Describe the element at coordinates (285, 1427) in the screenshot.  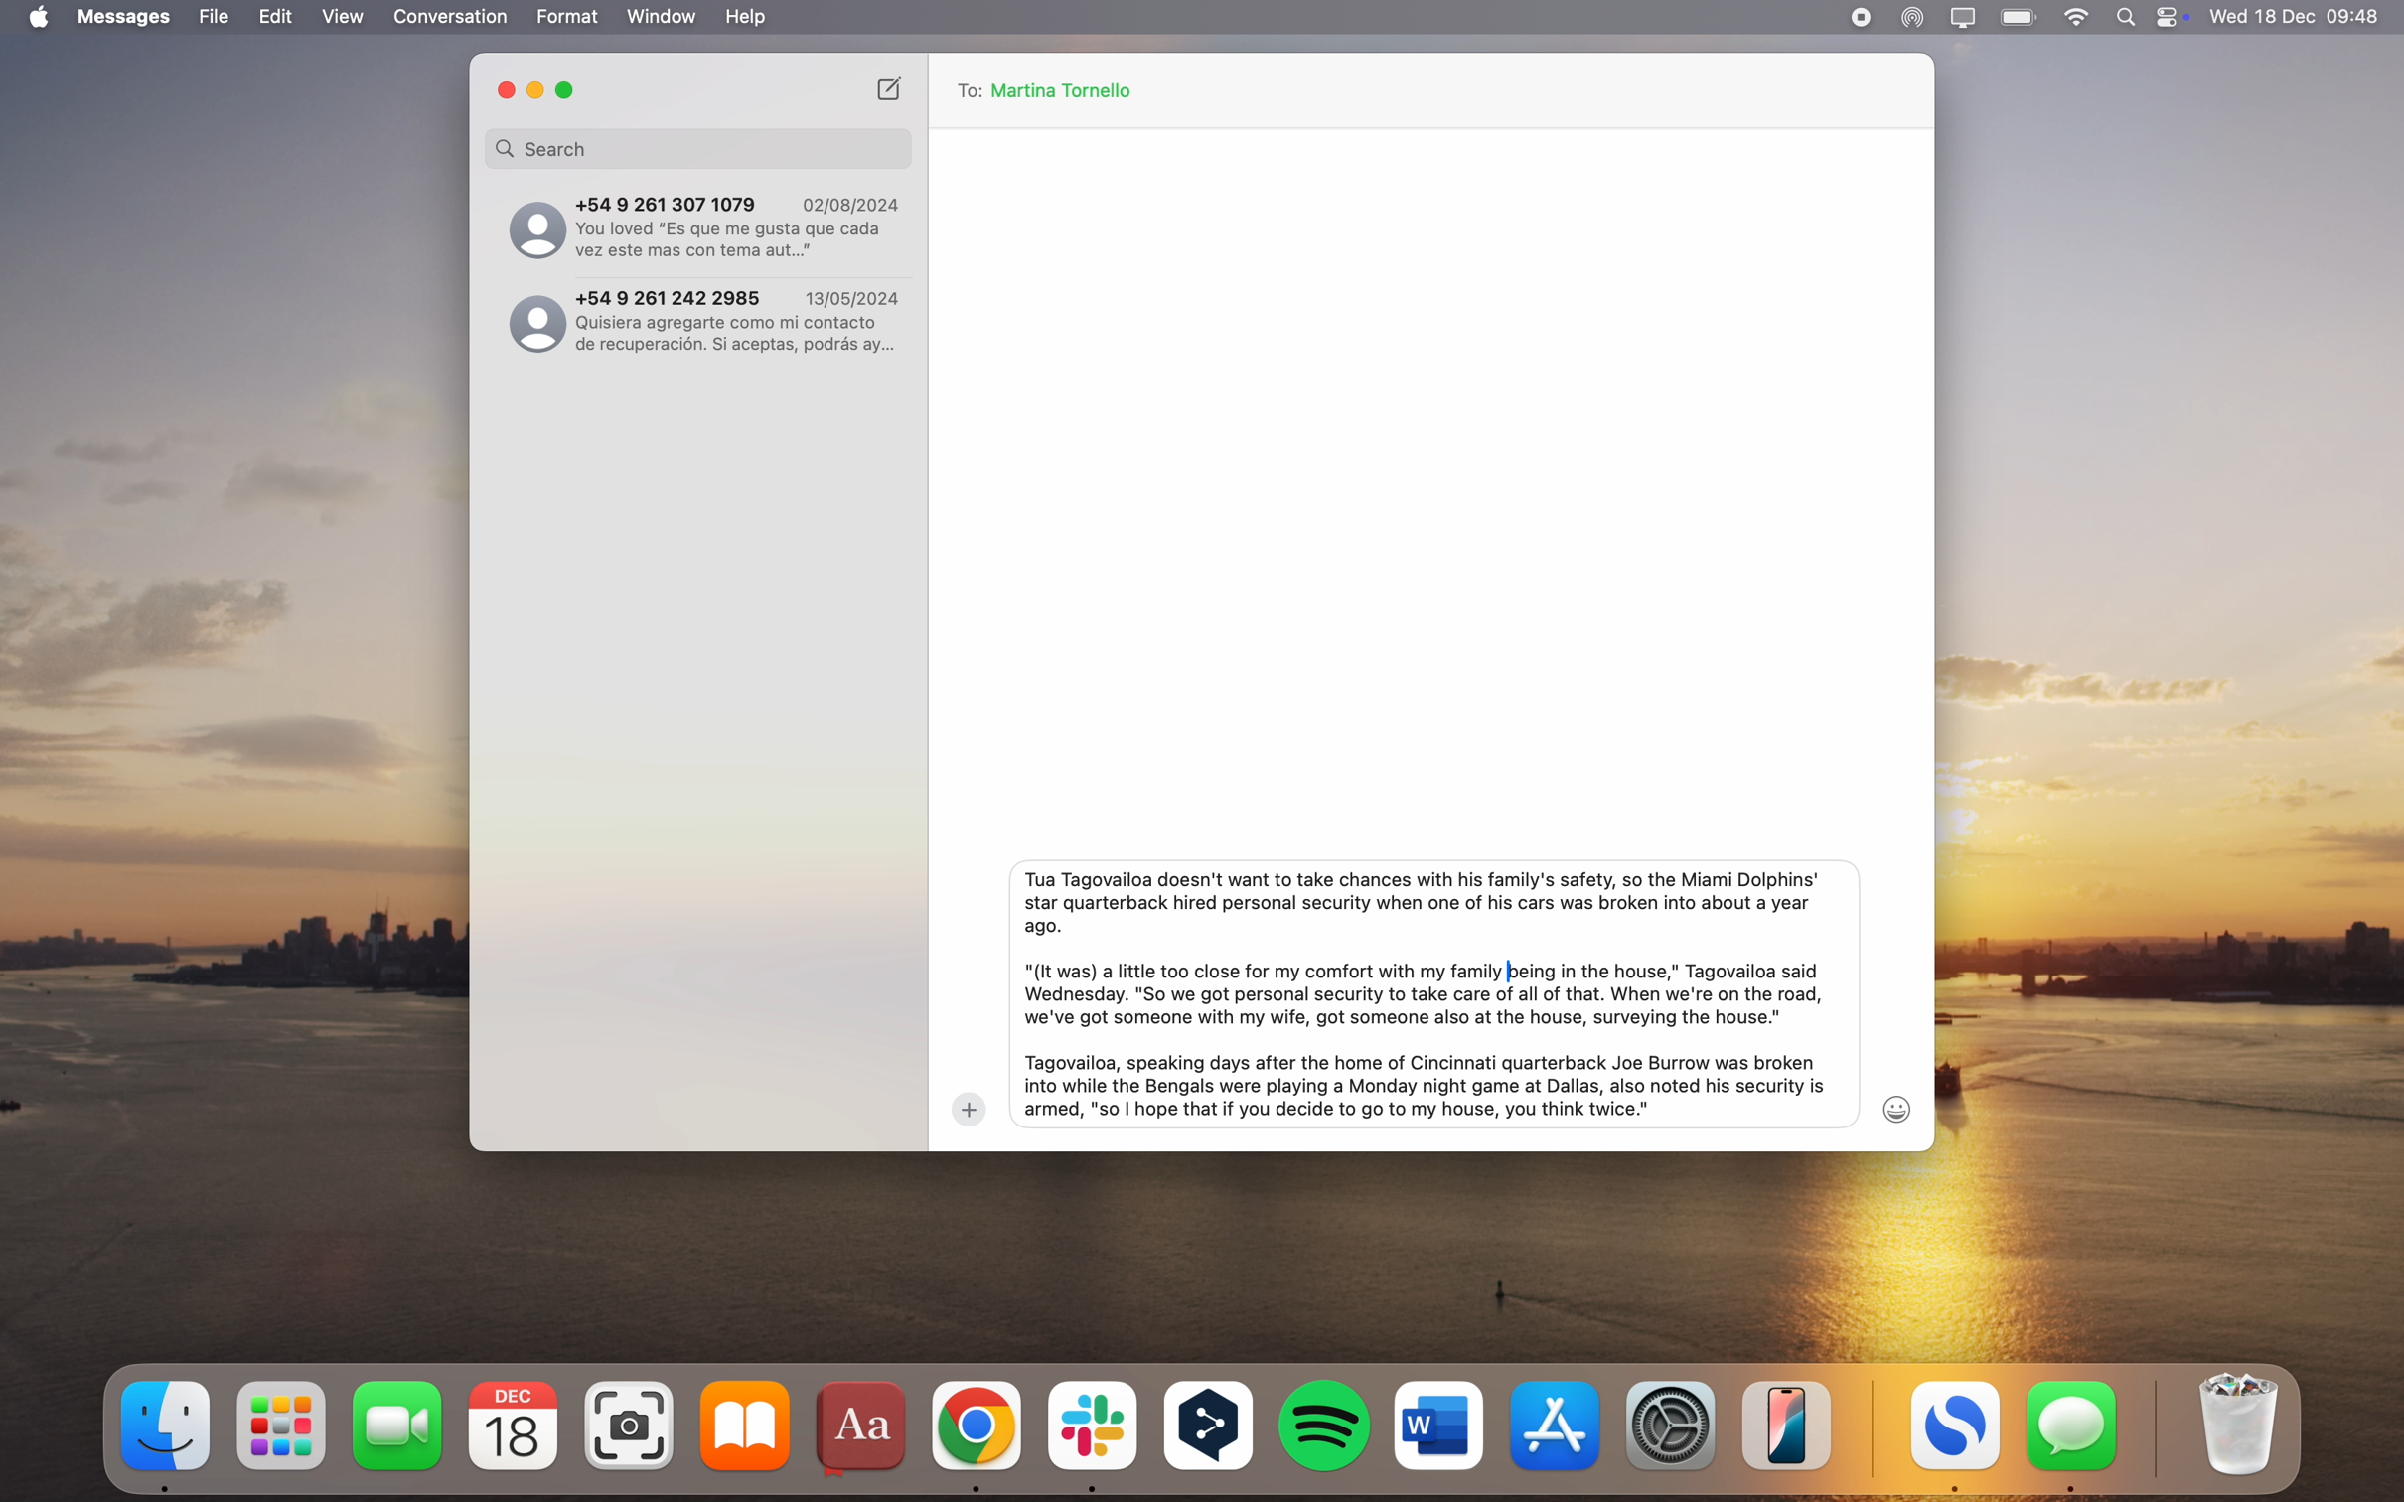
I see `launchpad` at that location.